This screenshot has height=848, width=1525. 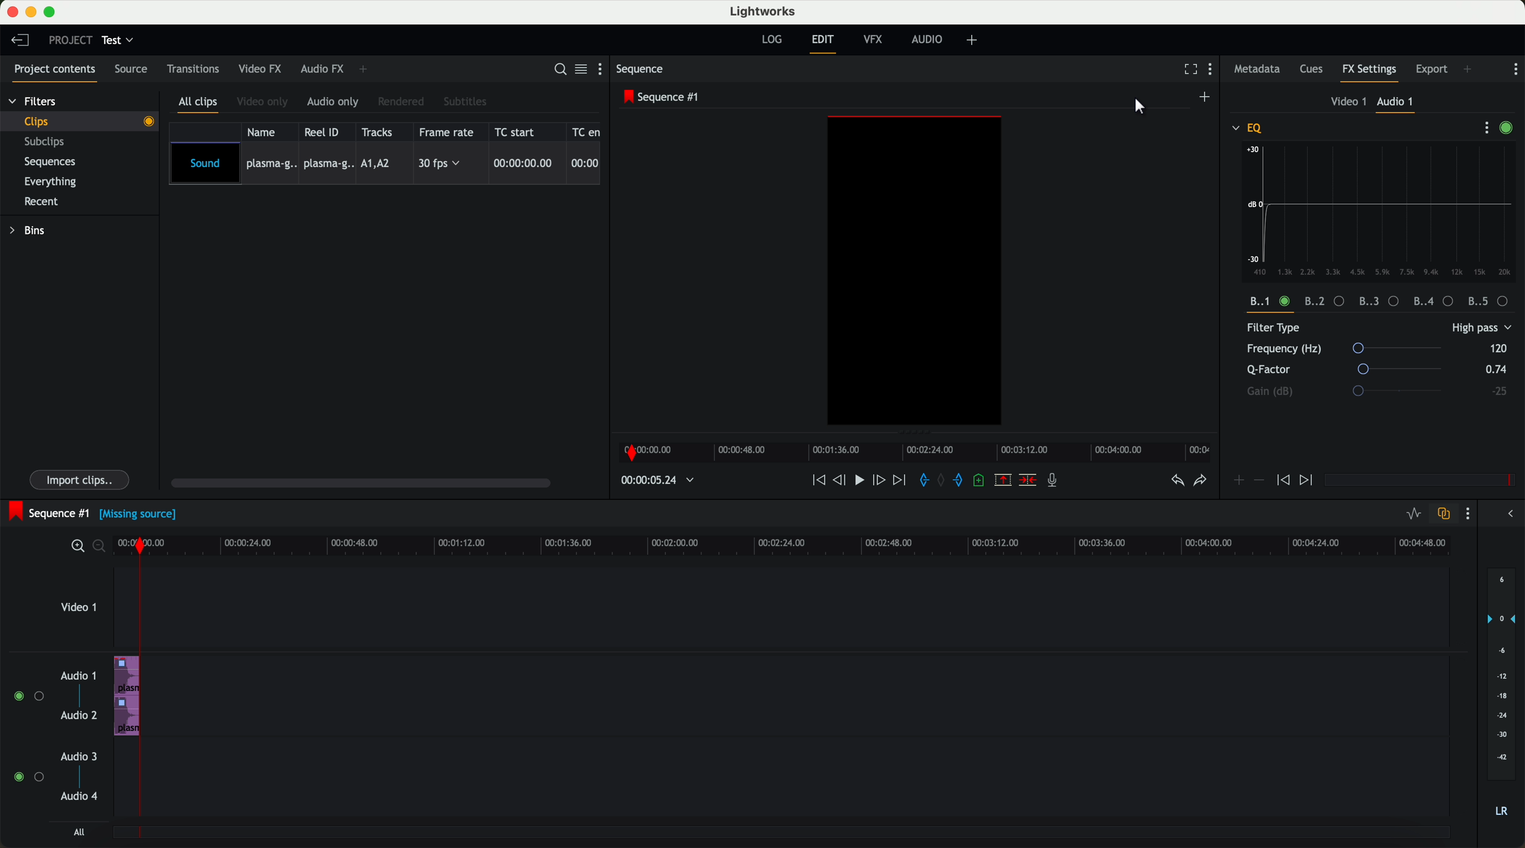 What do you see at coordinates (863, 481) in the screenshot?
I see `play` at bounding box center [863, 481].